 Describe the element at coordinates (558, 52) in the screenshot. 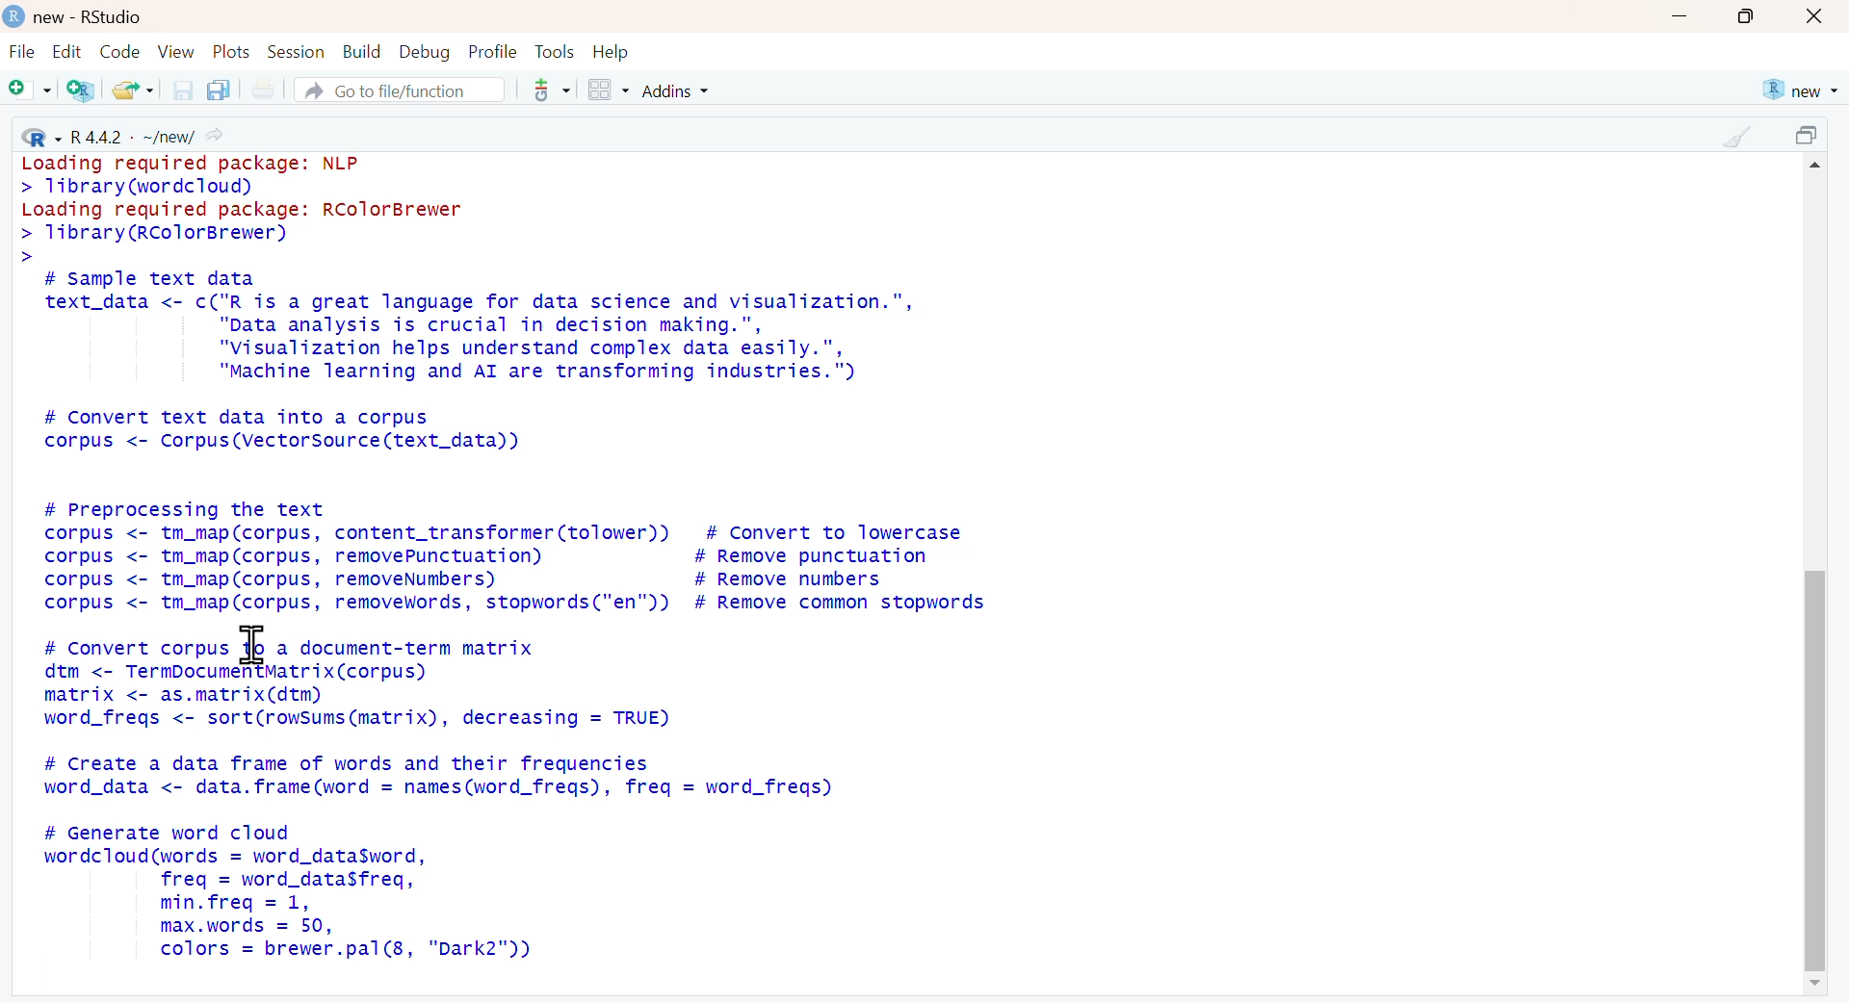

I see `Tools` at that location.